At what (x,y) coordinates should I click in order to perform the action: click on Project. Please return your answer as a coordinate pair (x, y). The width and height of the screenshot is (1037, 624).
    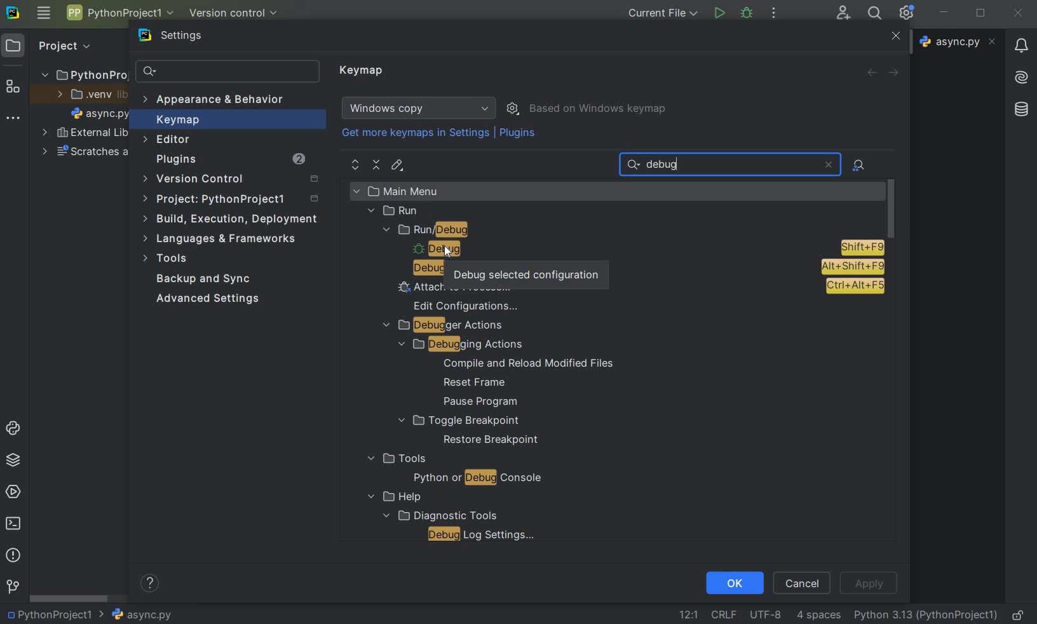
    Looking at the image, I should click on (63, 44).